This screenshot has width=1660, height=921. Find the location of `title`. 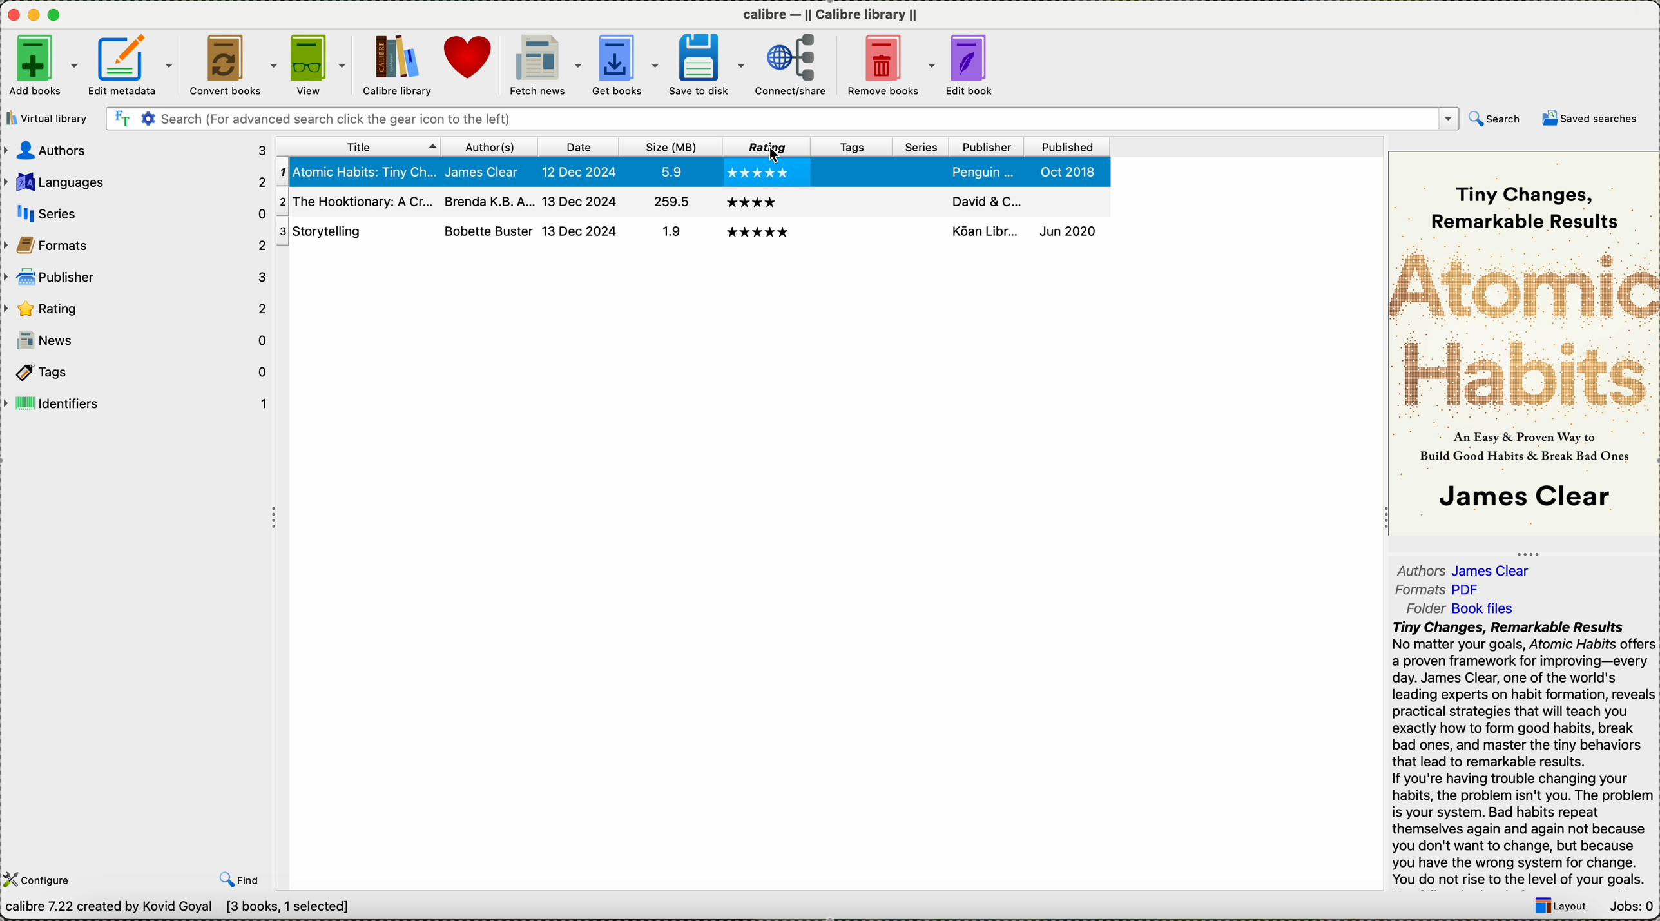

title is located at coordinates (358, 146).